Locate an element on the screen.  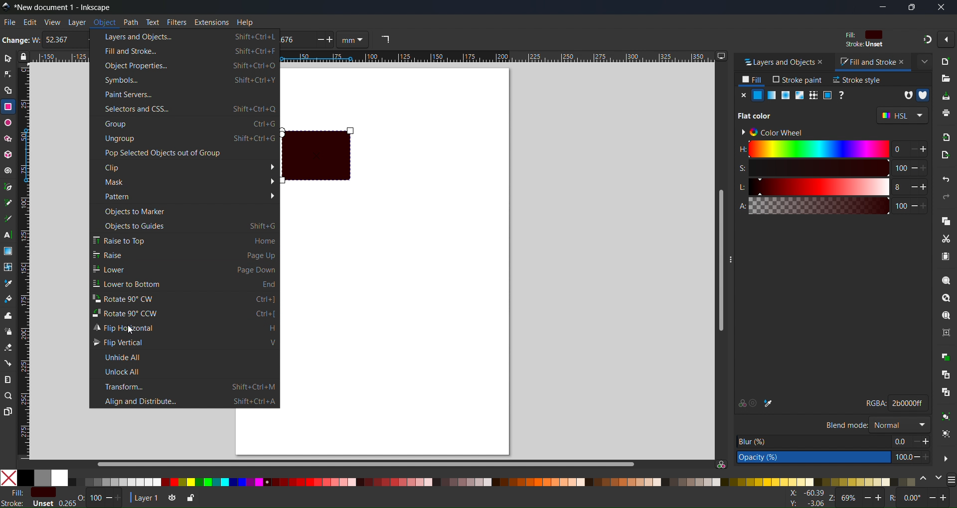
Ellipse/ arc tool is located at coordinates (8, 123).